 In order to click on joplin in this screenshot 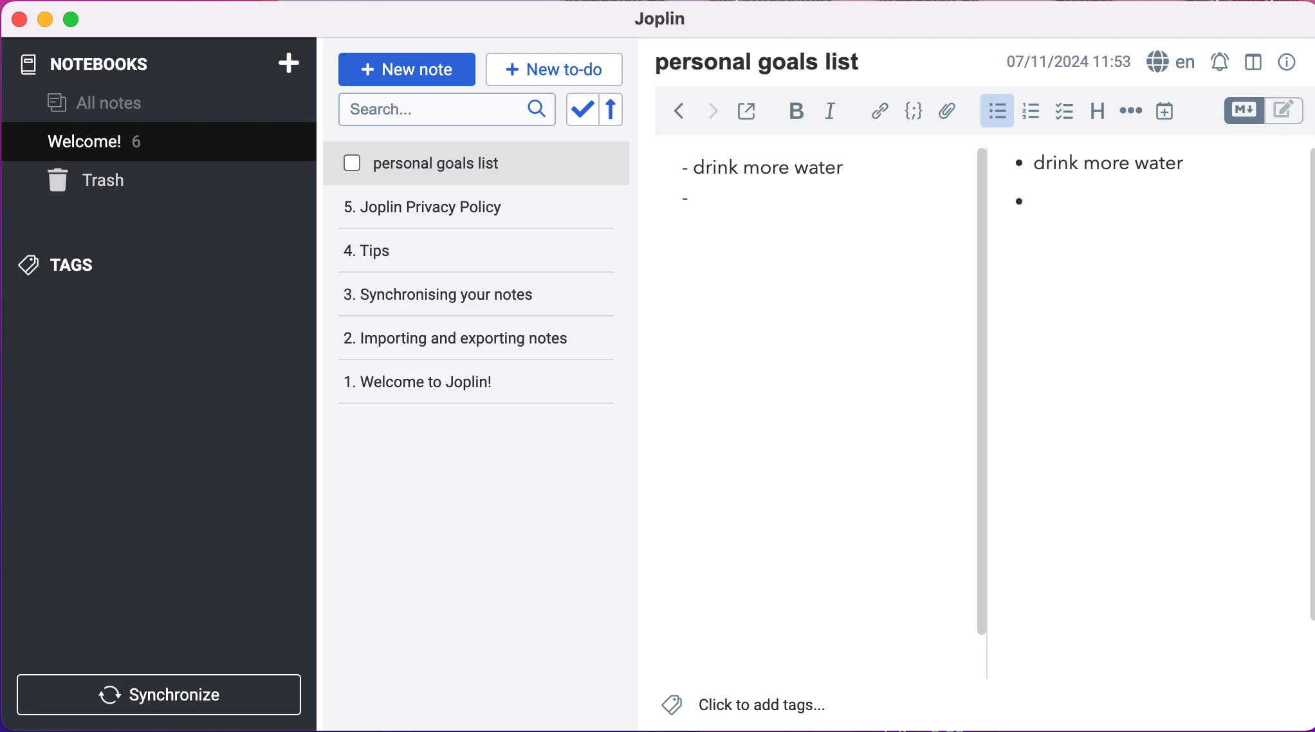, I will do `click(674, 22)`.